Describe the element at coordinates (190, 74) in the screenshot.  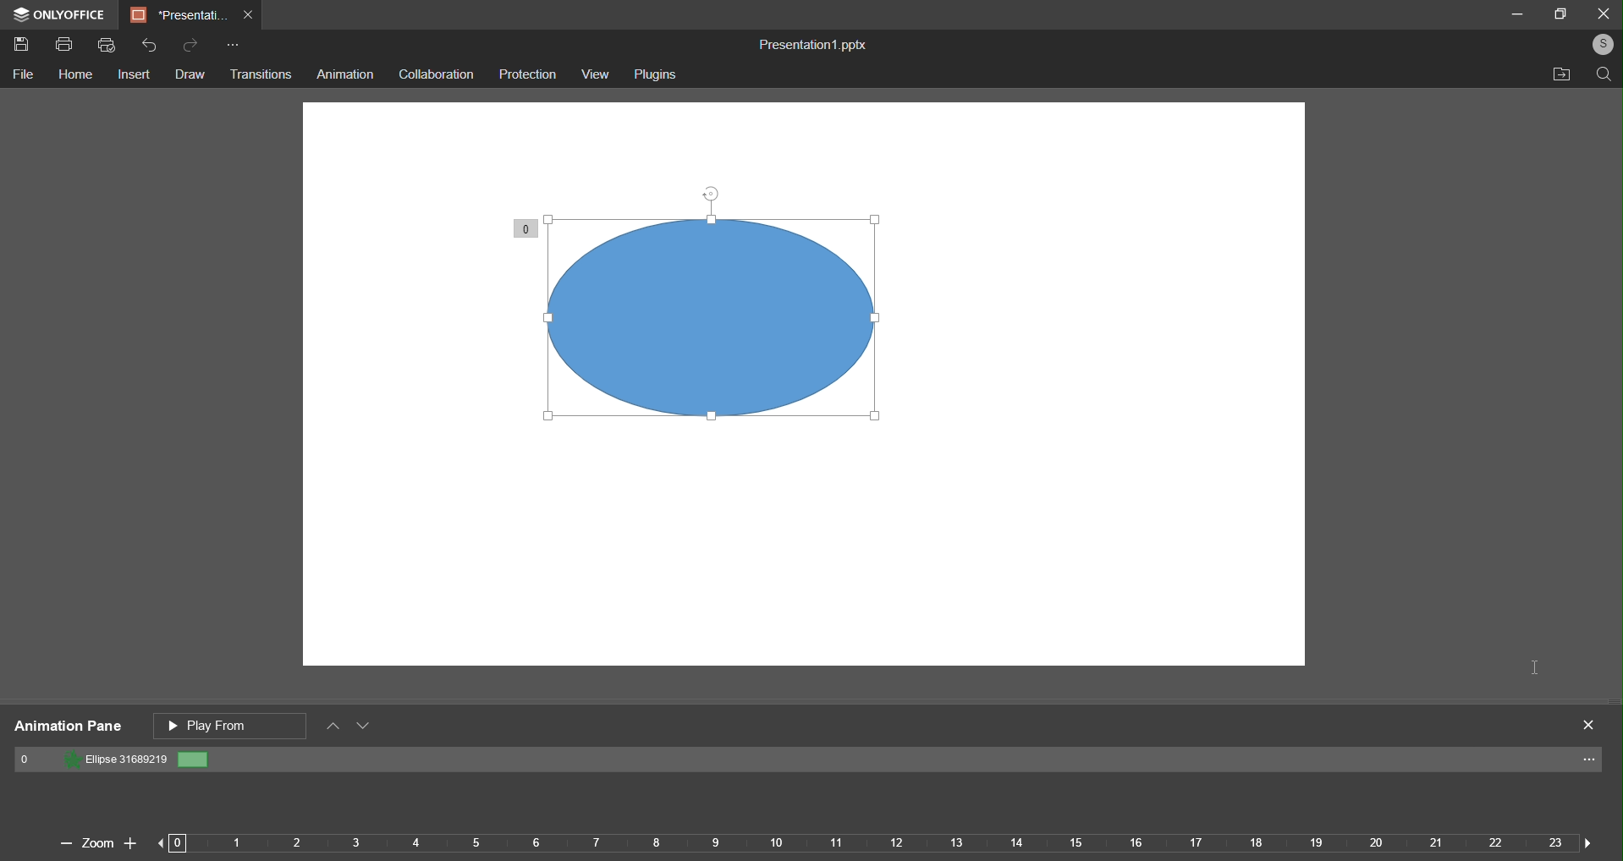
I see `draw` at that location.